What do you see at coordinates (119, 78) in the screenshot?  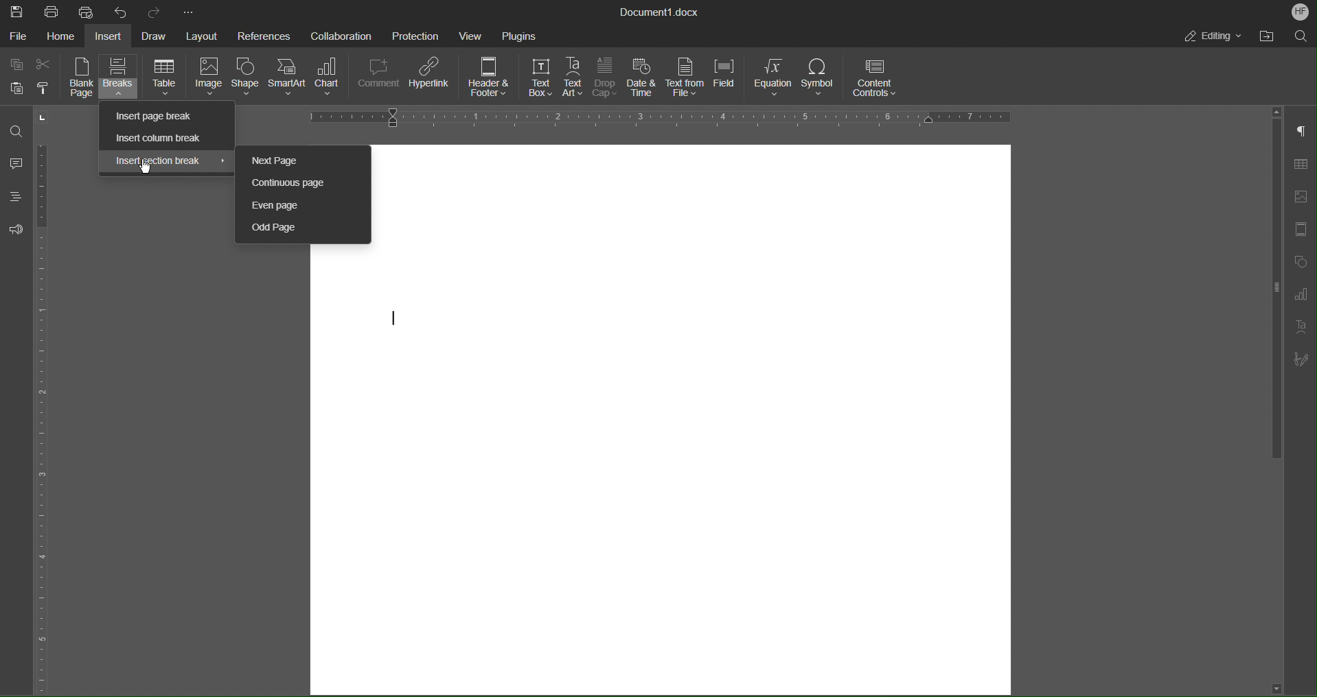 I see `Breaks` at bounding box center [119, 78].